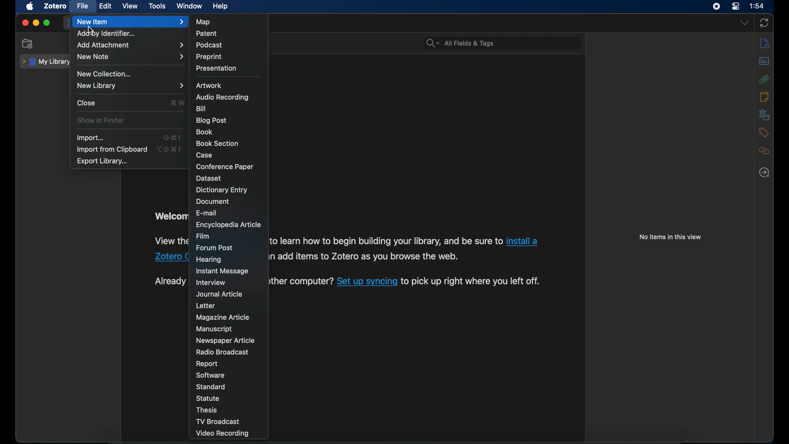 This screenshot has height=444, width=789. What do you see at coordinates (765, 79) in the screenshot?
I see `attachment` at bounding box center [765, 79].